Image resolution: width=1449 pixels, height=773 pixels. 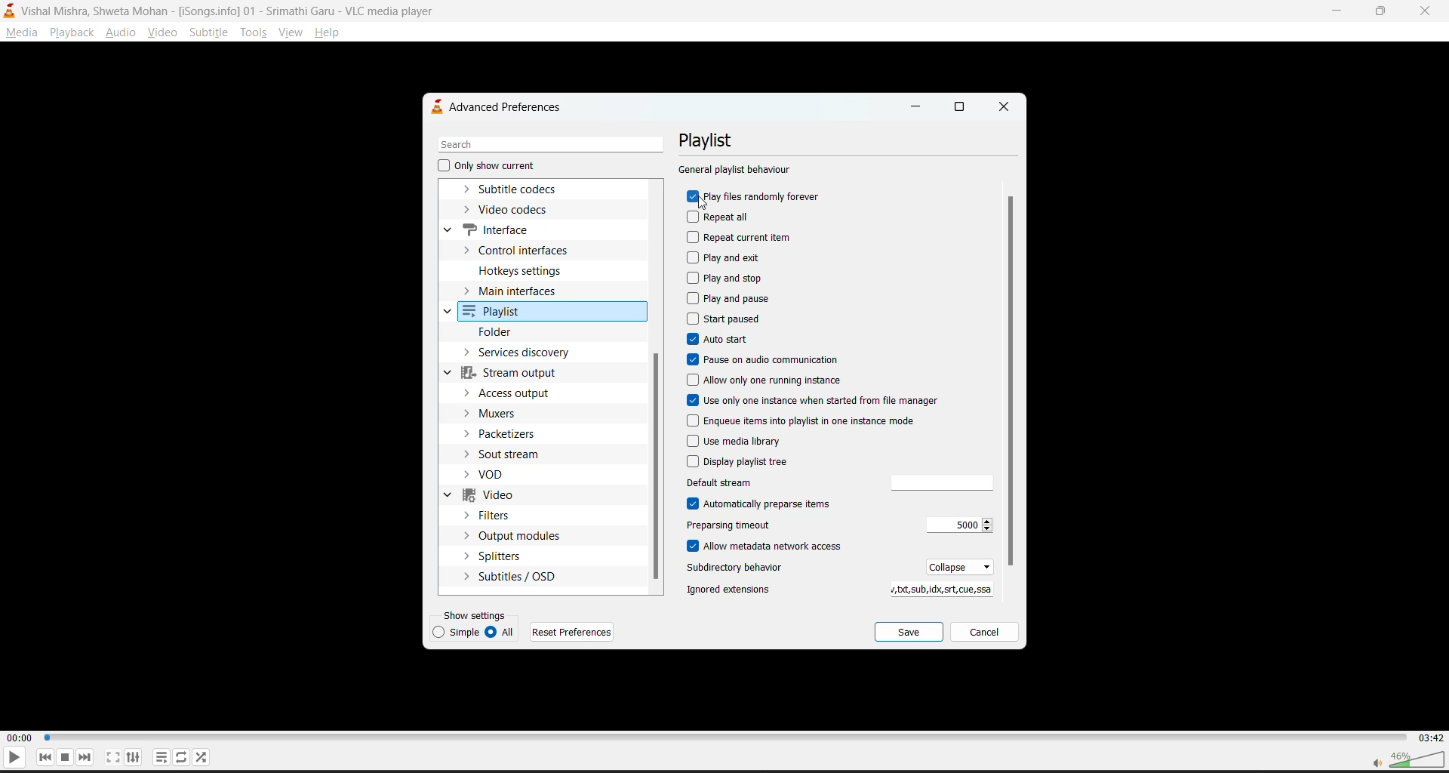 What do you see at coordinates (517, 536) in the screenshot?
I see `output modules` at bounding box center [517, 536].